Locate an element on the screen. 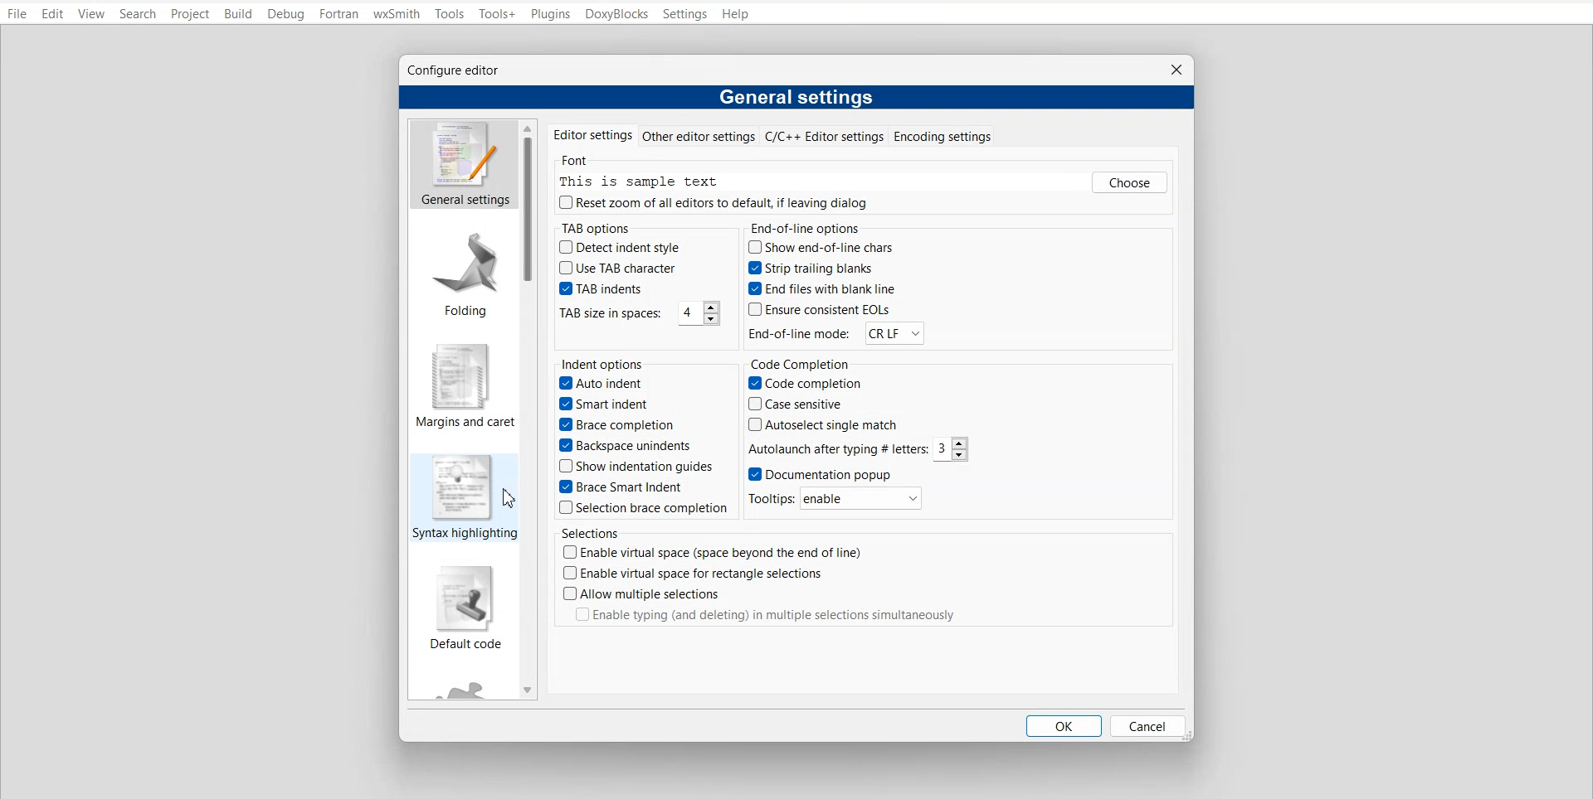  Code Completion is located at coordinates (798, 363).